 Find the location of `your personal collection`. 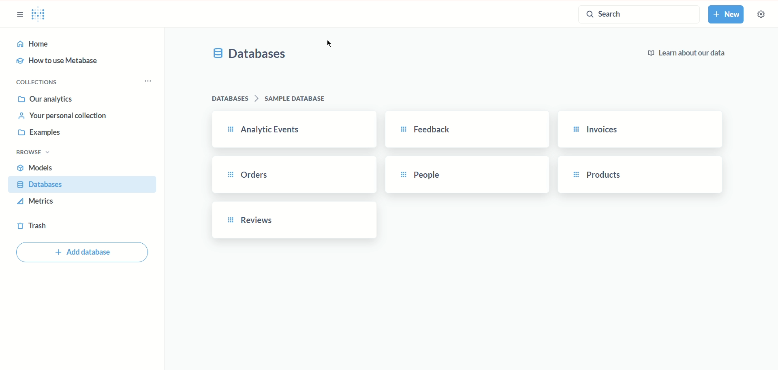

your personal collection is located at coordinates (63, 116).